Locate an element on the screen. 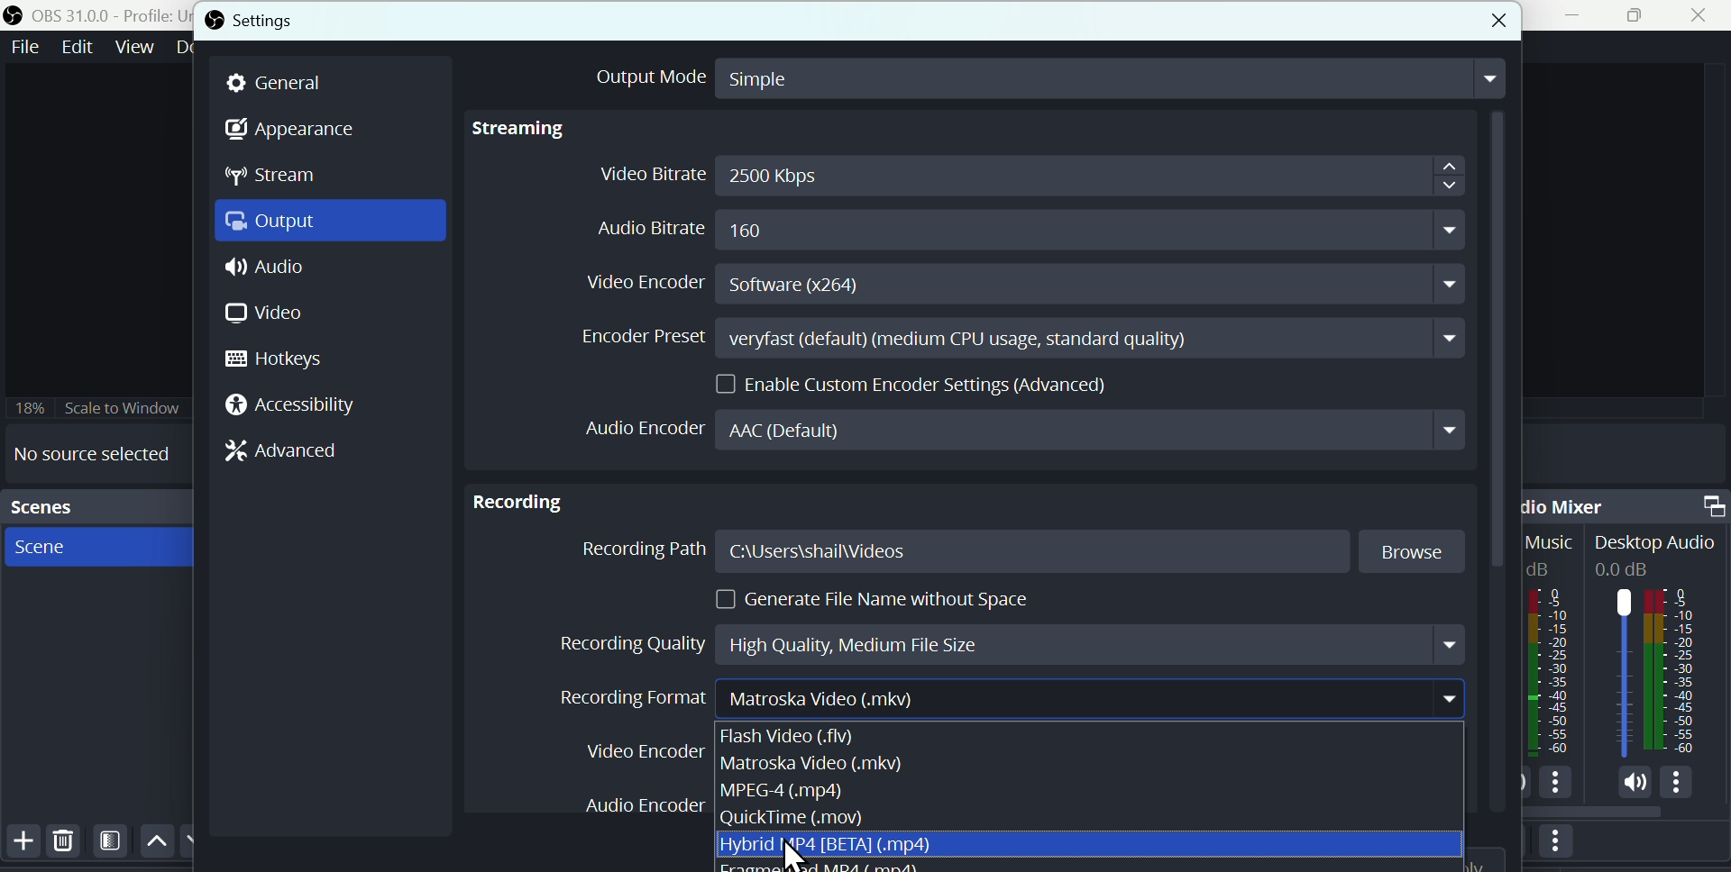  Close is located at coordinates (1703, 16).